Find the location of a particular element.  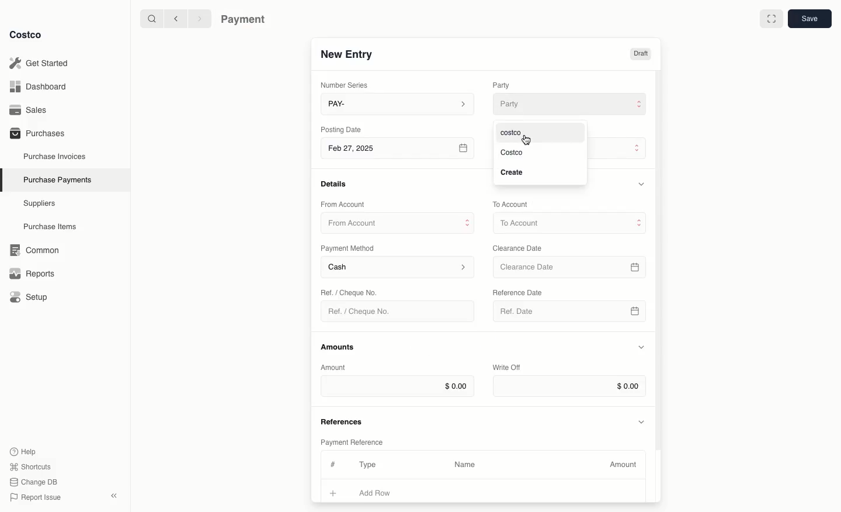

From Account is located at coordinates (343, 204).